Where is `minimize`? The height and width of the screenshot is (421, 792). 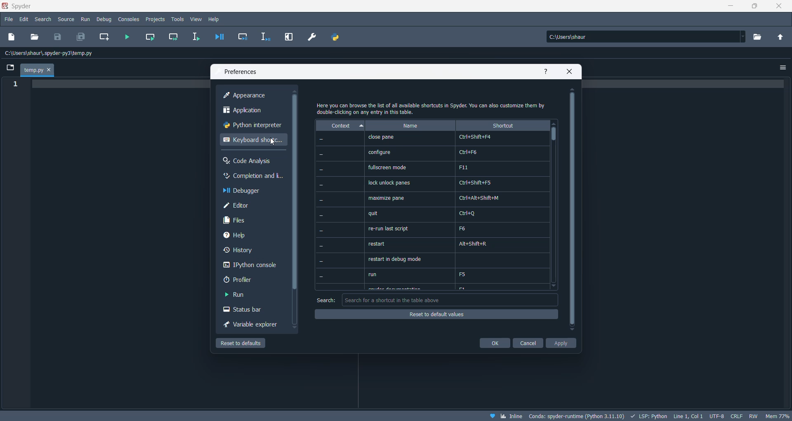 minimize is located at coordinates (728, 7).